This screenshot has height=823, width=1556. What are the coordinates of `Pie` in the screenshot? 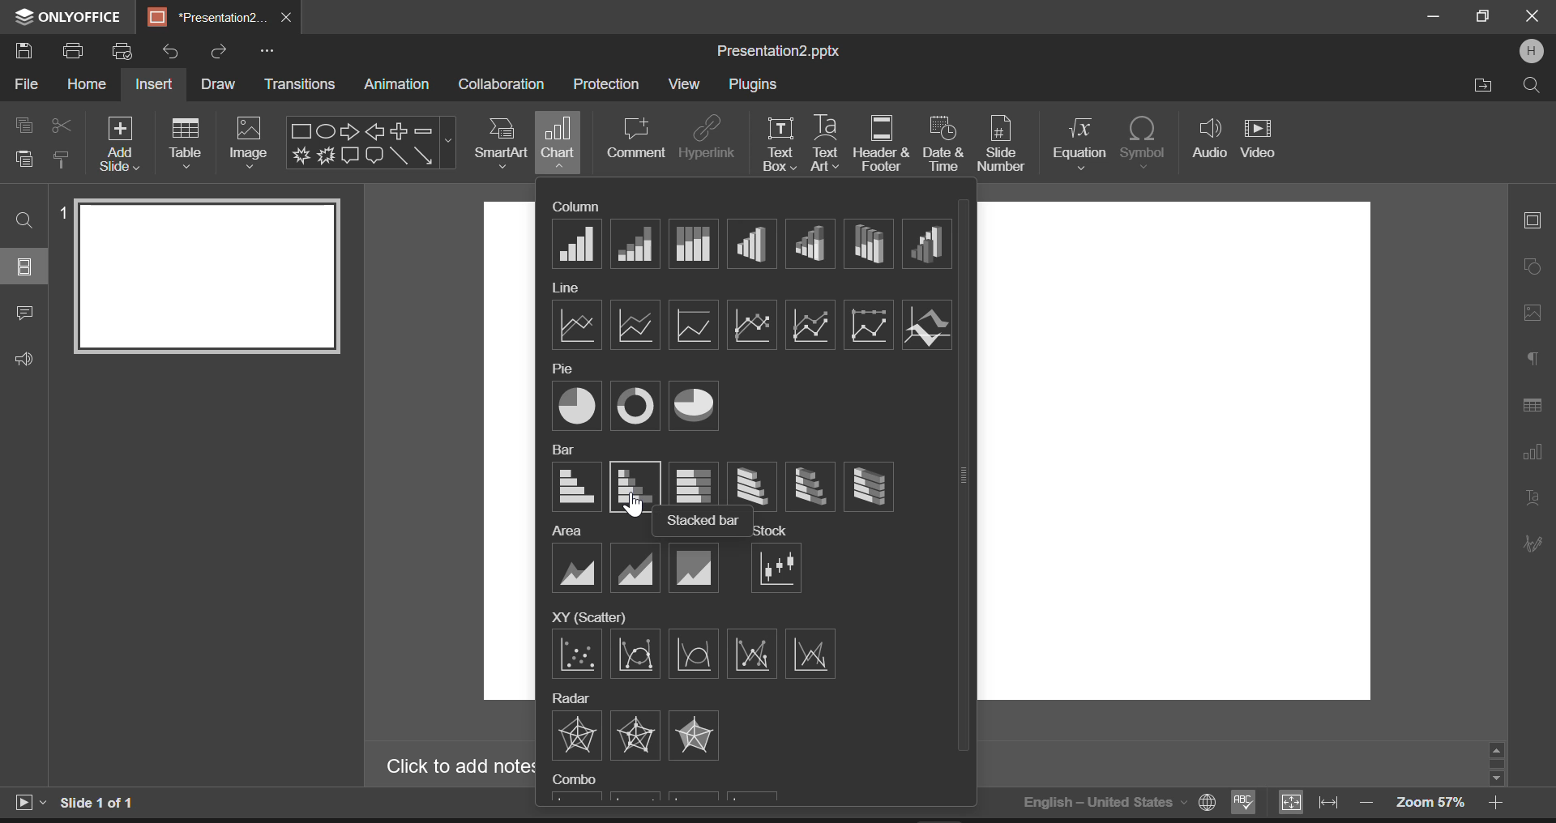 It's located at (580, 407).